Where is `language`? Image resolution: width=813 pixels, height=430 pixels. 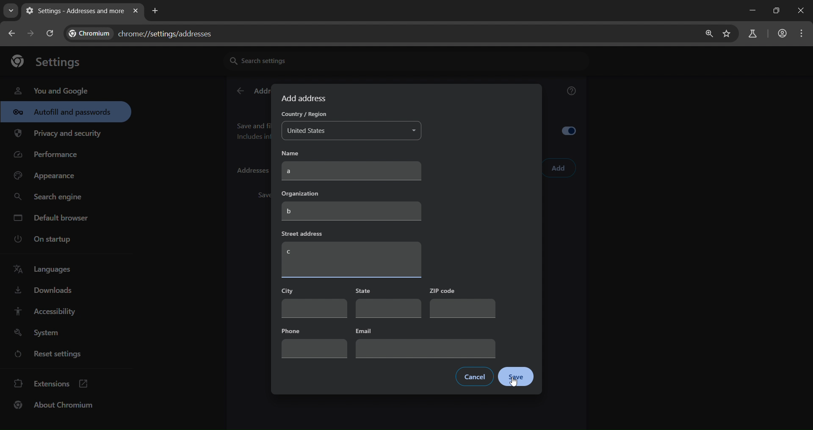
language is located at coordinates (45, 270).